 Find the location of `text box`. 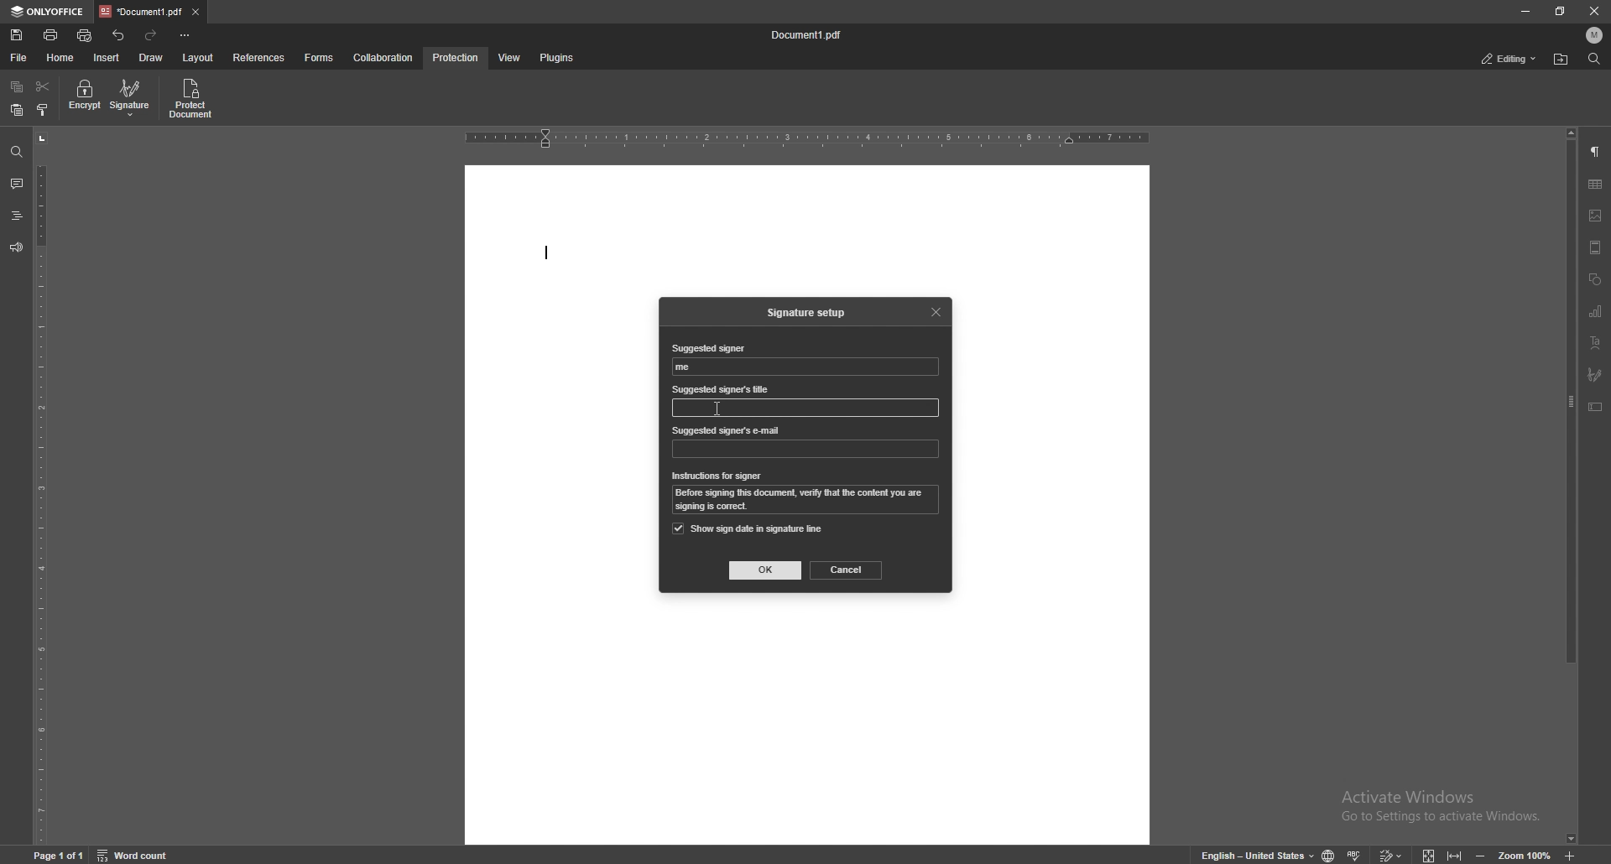

text box is located at coordinates (1595, 407).